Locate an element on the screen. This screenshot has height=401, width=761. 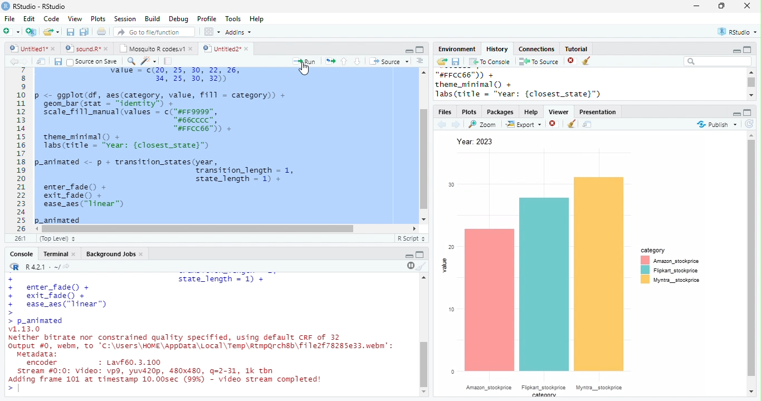
value is located at coordinates (442, 265).